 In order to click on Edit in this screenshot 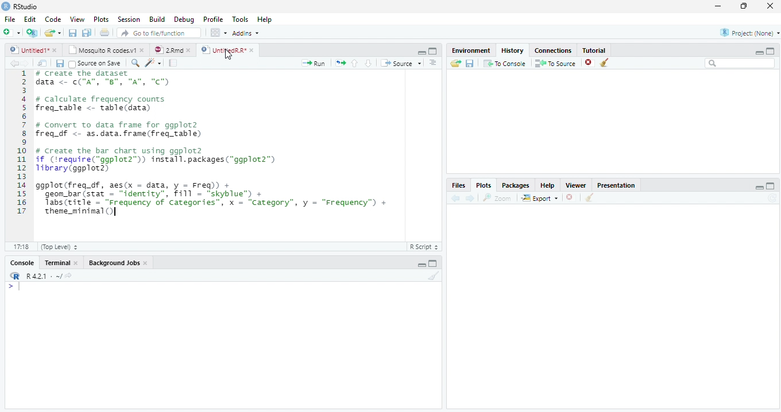, I will do `click(30, 20)`.